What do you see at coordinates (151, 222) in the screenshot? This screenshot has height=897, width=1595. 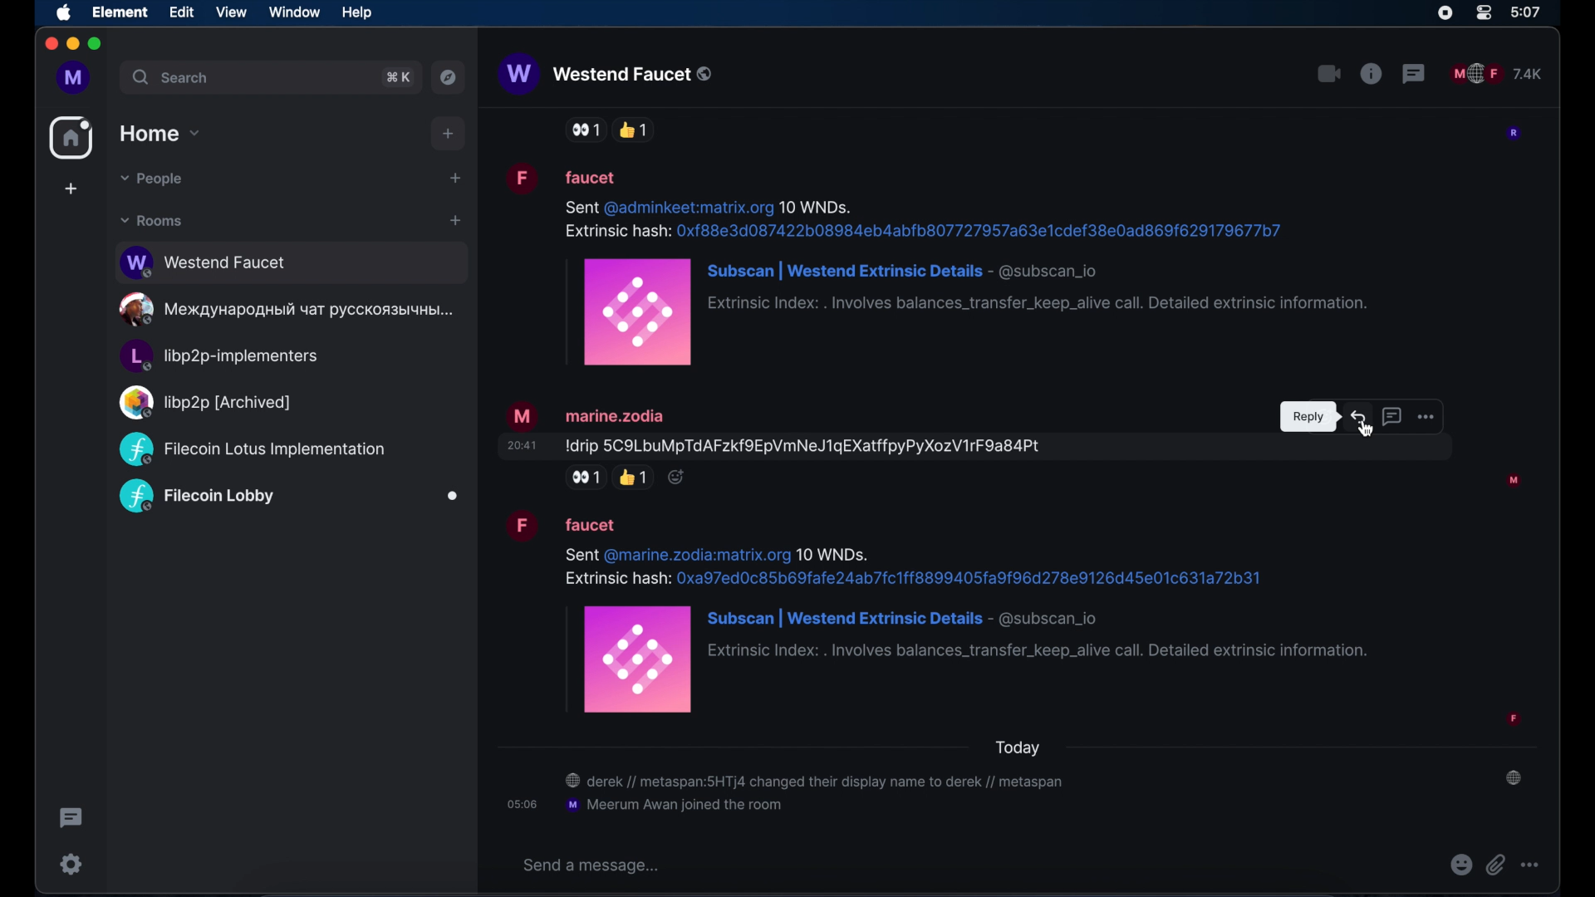 I see `rooms dropdown` at bounding box center [151, 222].